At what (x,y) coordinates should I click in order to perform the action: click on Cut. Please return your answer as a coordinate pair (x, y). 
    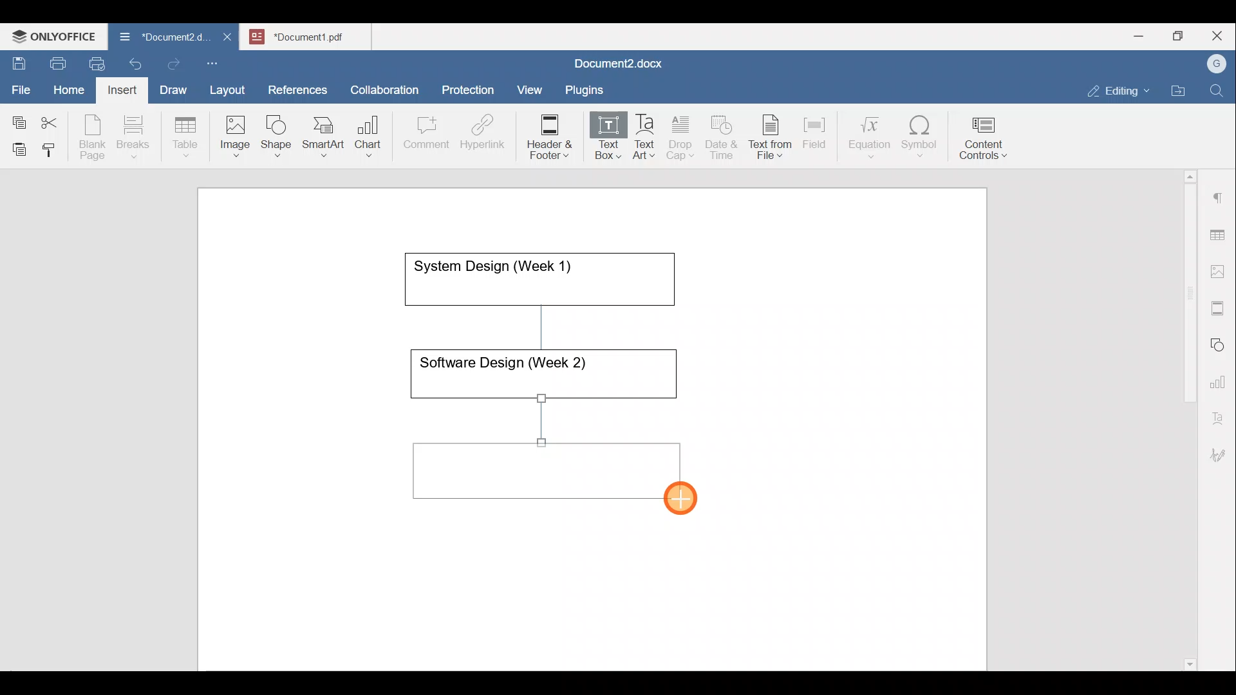
    Looking at the image, I should click on (54, 120).